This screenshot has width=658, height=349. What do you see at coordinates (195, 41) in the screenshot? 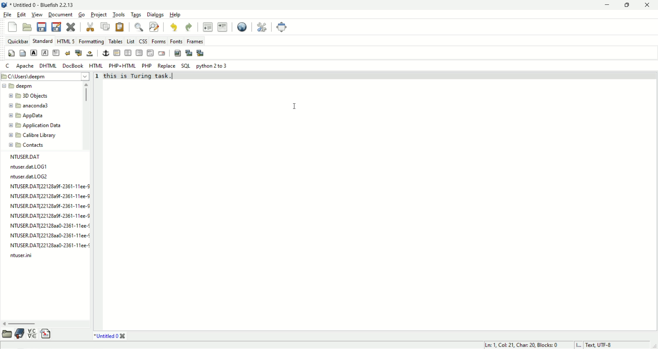
I see `Frames` at bounding box center [195, 41].